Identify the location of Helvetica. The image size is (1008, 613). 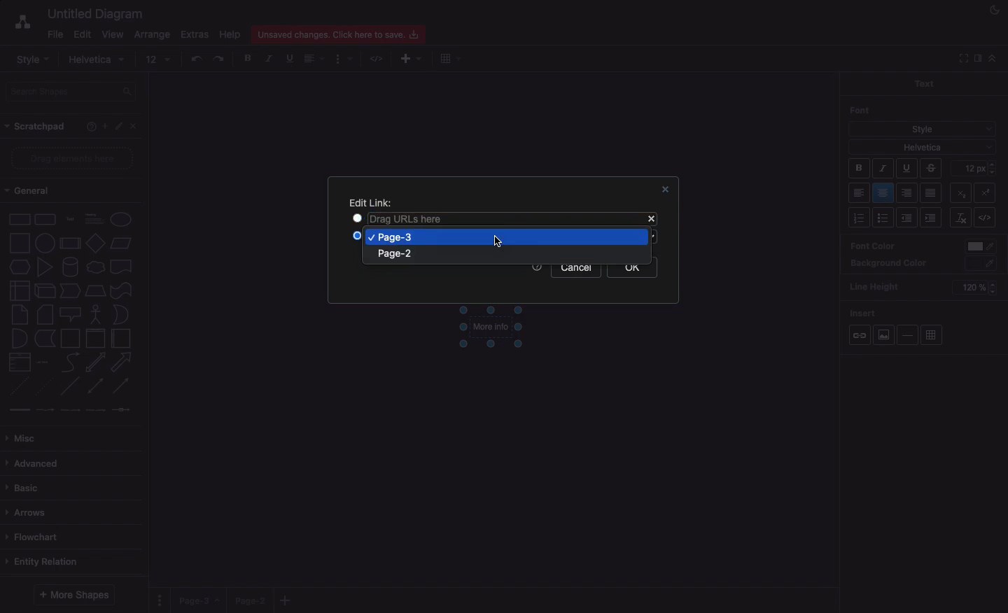
(923, 146).